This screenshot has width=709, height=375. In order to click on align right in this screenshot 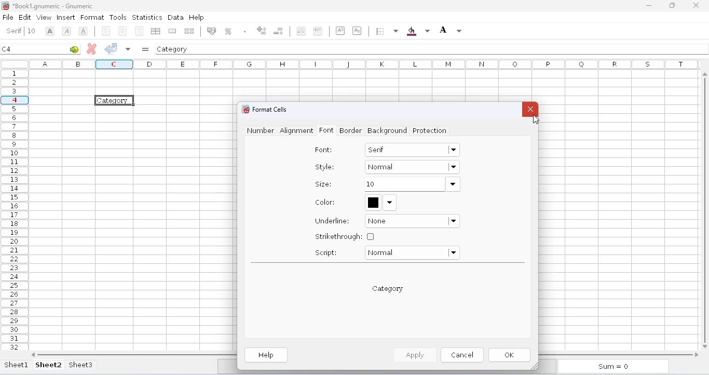, I will do `click(156, 30)`.